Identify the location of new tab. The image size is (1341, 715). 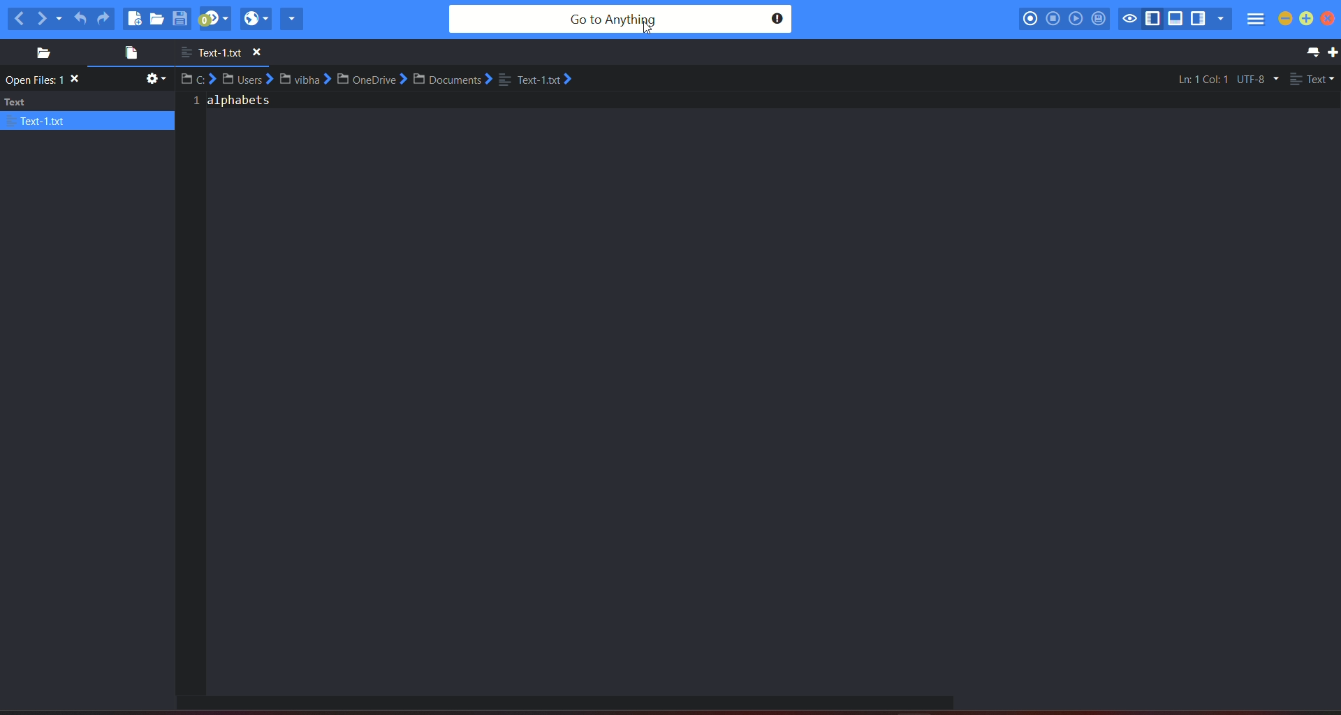
(1333, 52).